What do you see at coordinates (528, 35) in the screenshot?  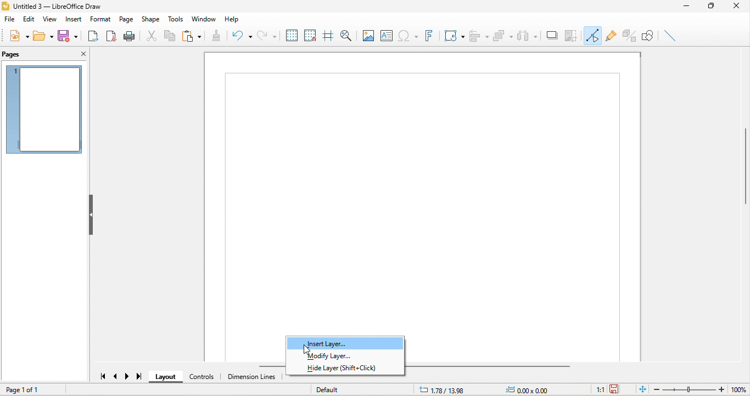 I see `select at least three object to distribute` at bounding box center [528, 35].